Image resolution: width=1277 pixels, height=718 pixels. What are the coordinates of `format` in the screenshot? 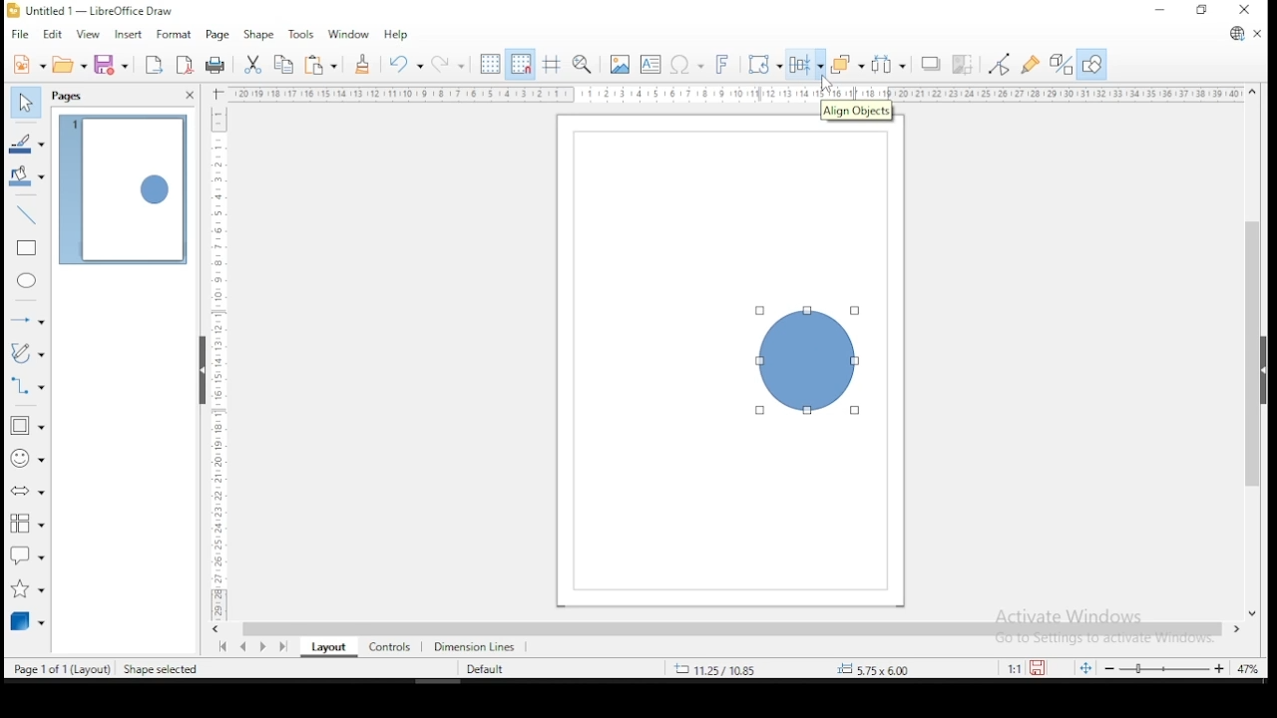 It's located at (172, 32).